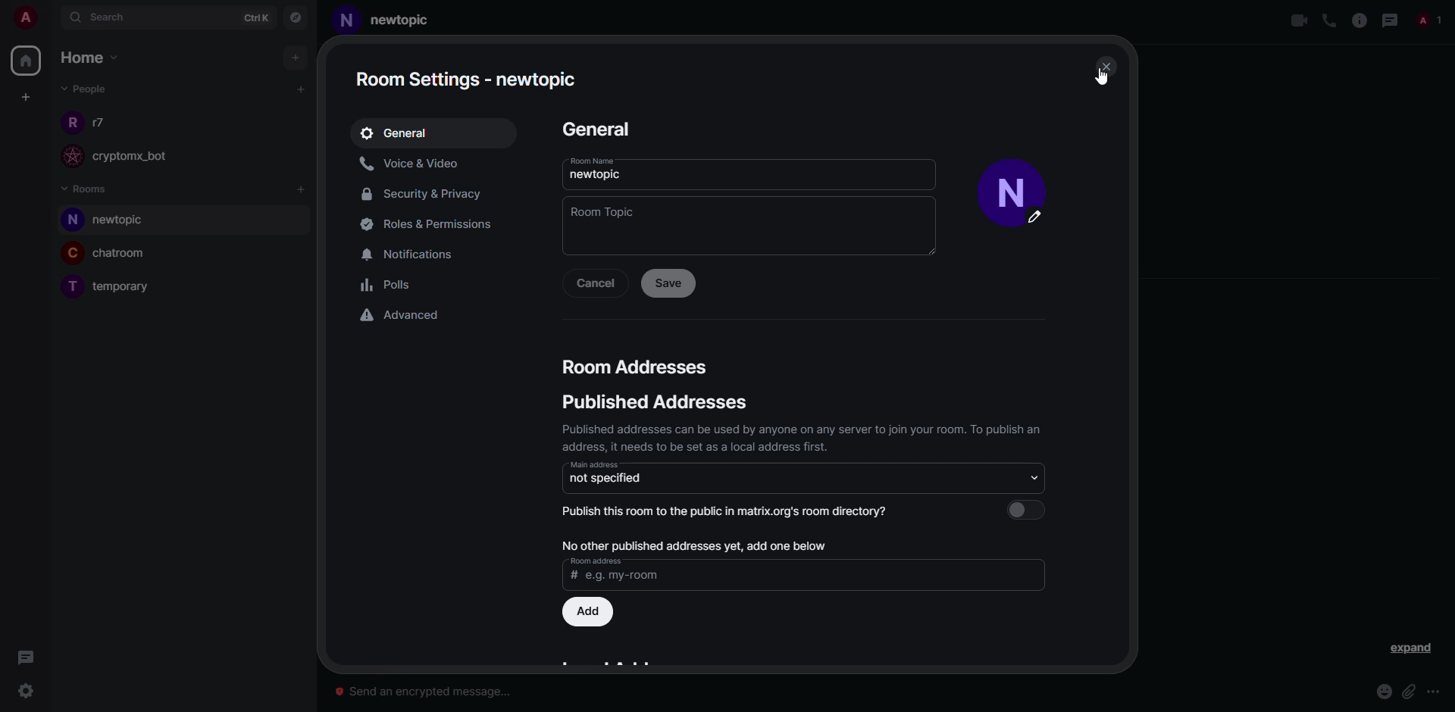 The height and width of the screenshot is (712, 1455). I want to click on threads, so click(26, 657).